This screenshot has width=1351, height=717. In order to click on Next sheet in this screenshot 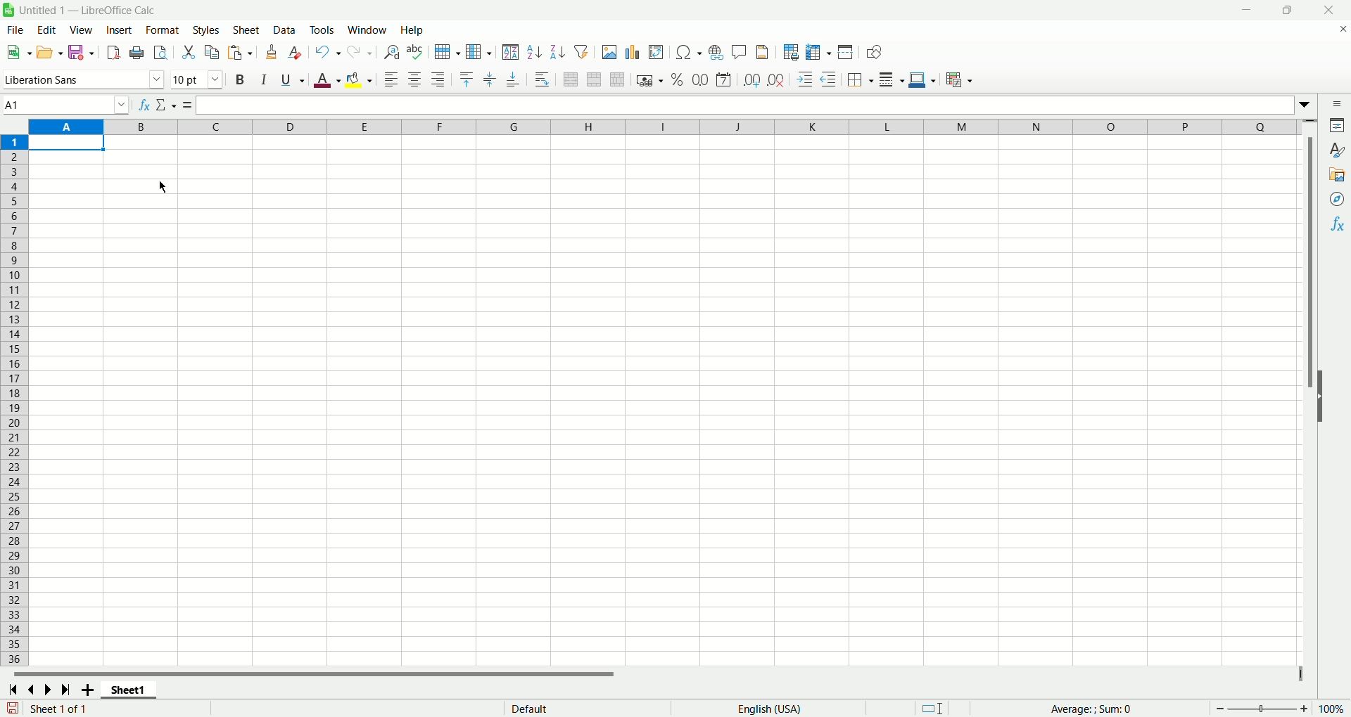, I will do `click(51, 691)`.